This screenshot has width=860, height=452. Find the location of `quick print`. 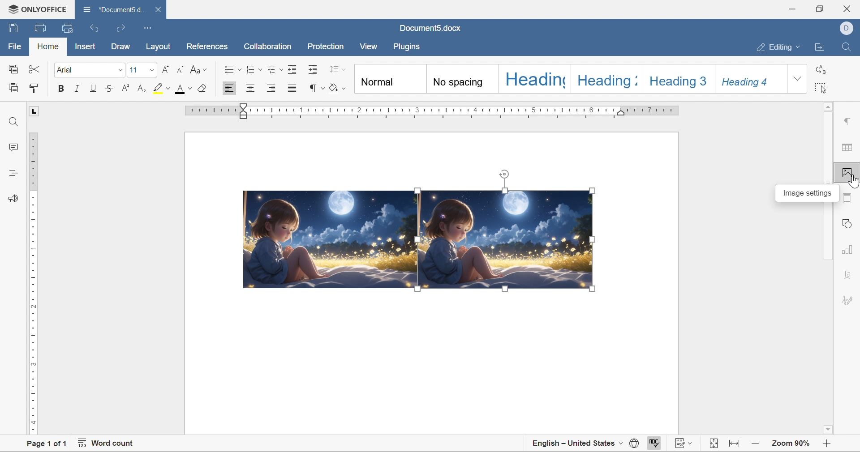

quick print is located at coordinates (69, 27).